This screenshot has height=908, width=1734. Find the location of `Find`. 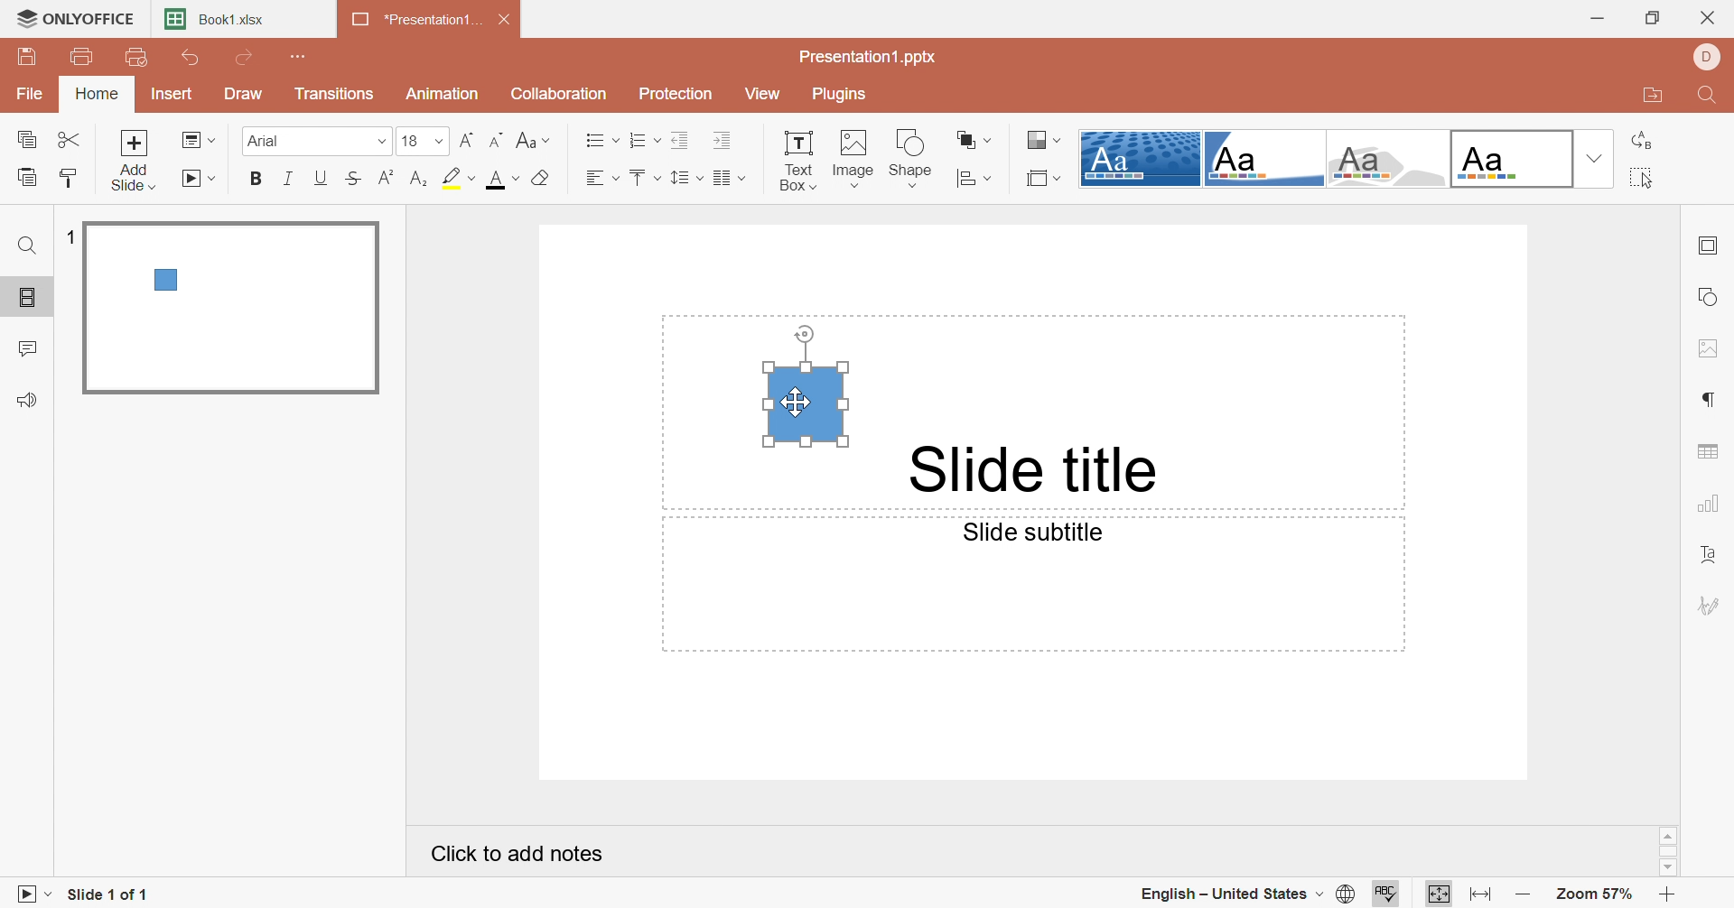

Find is located at coordinates (28, 246).